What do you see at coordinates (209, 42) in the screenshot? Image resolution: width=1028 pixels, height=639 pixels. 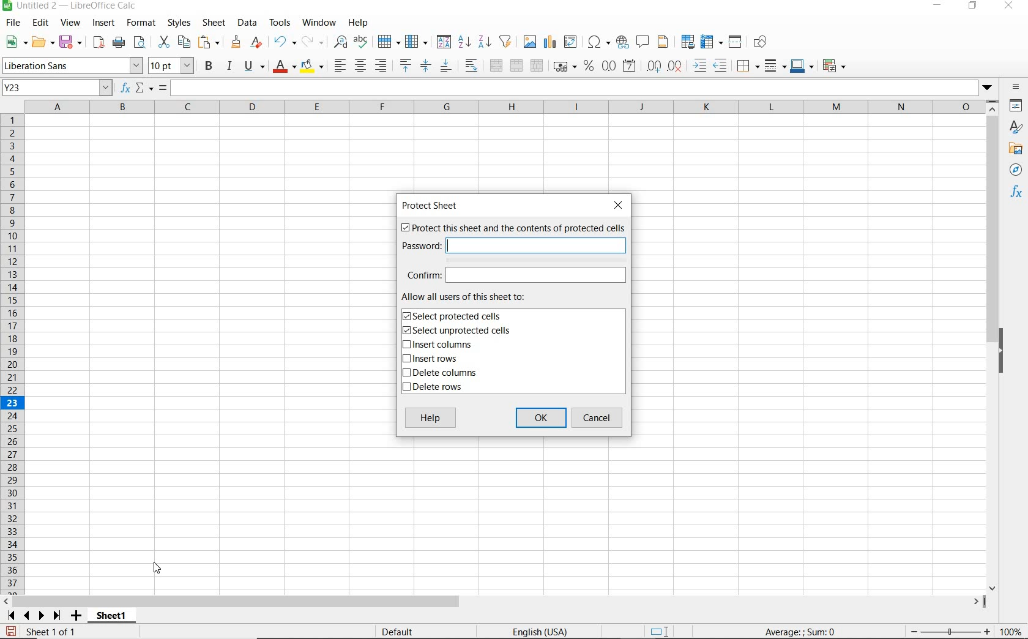 I see `PASTE` at bounding box center [209, 42].